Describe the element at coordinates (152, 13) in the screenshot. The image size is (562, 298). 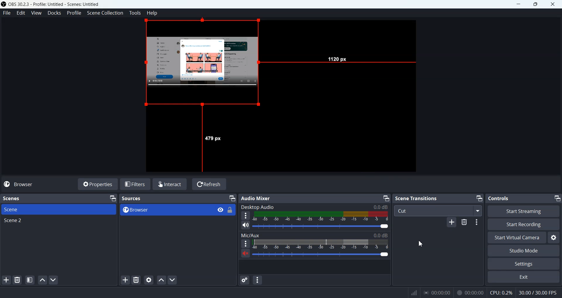
I see `Help` at that location.